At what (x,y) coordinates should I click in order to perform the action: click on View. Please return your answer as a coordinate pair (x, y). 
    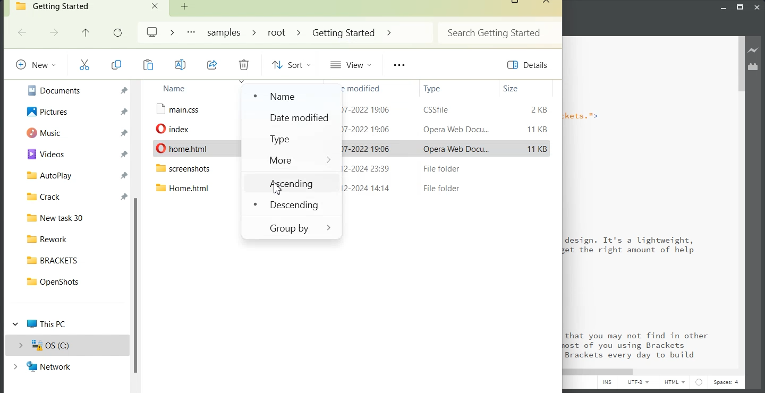
    Looking at the image, I should click on (353, 64).